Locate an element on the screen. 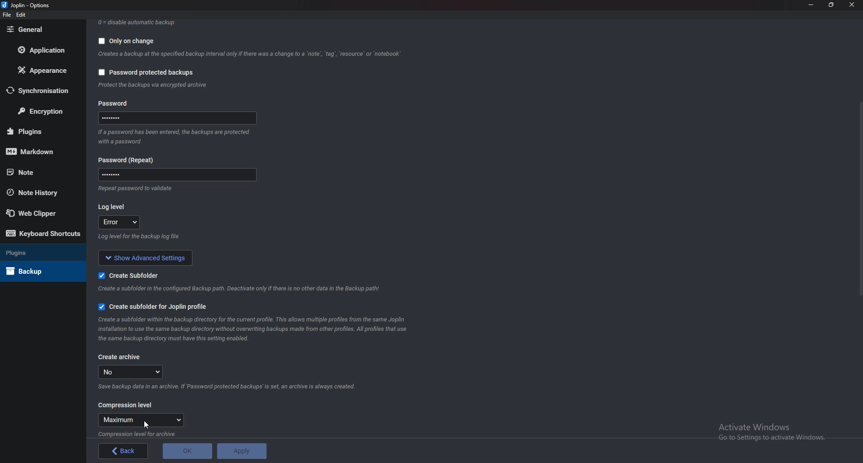 The image size is (863, 463). info on subfolder is located at coordinates (242, 288).